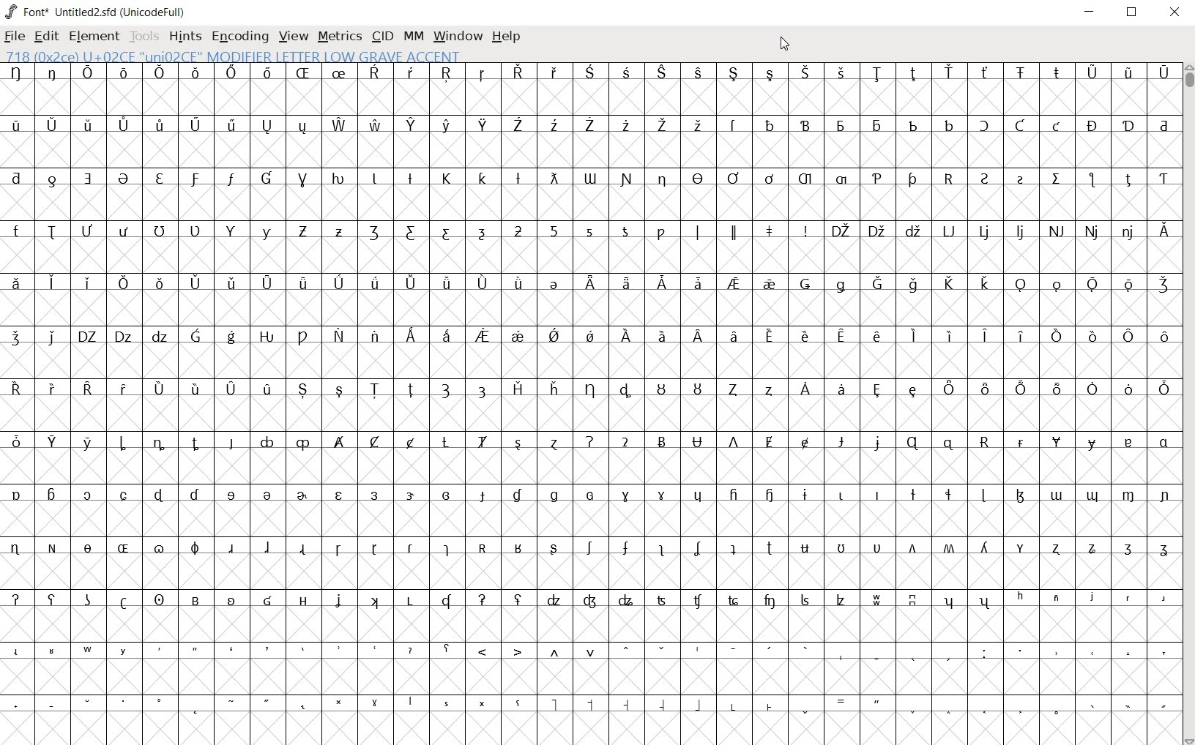 The image size is (1195, 745). What do you see at coordinates (339, 36) in the screenshot?
I see `metrics` at bounding box center [339, 36].